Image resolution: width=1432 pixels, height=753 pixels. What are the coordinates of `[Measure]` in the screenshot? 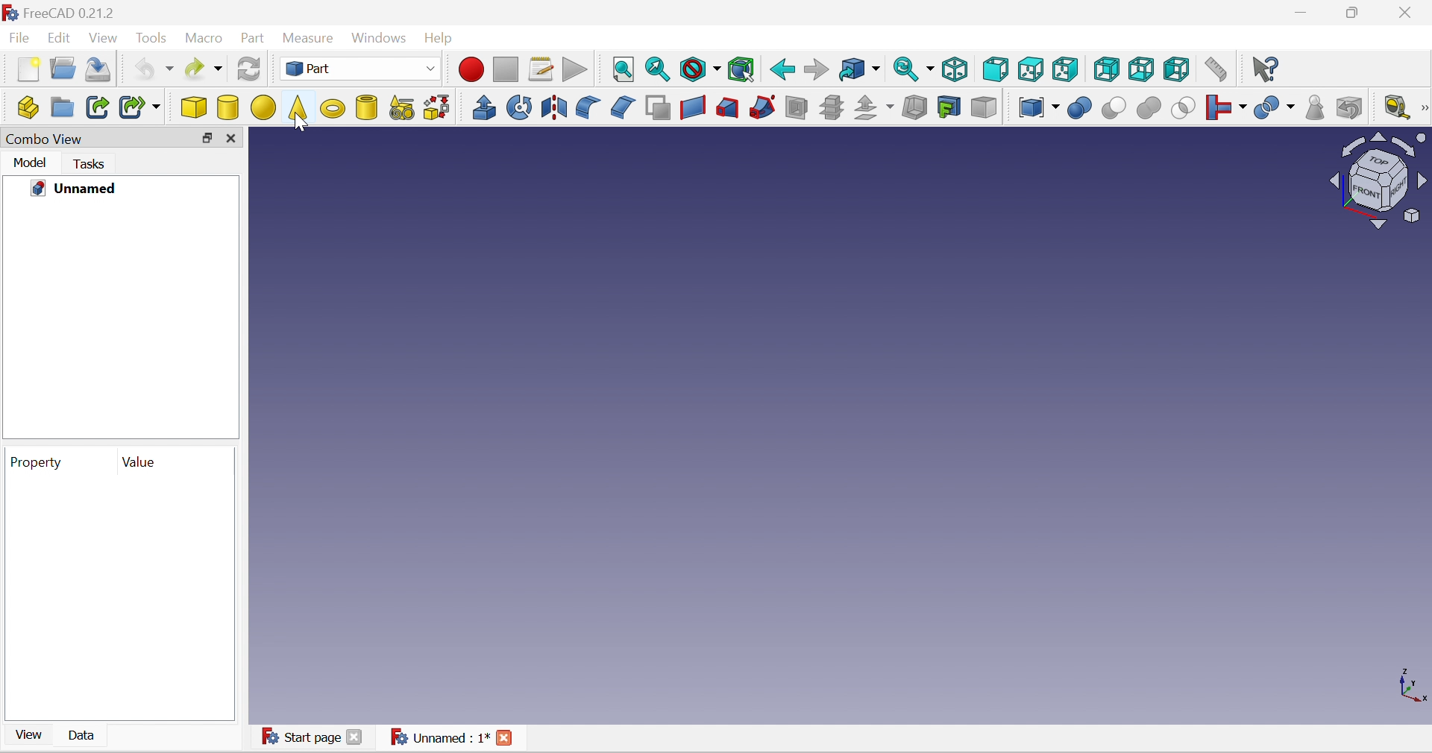 It's located at (1423, 106).